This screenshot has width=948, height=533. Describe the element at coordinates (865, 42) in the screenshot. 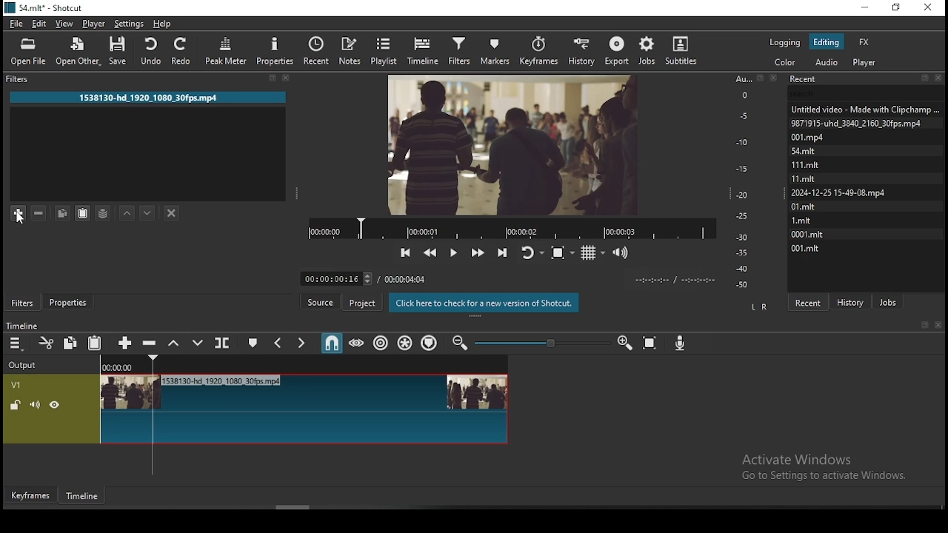

I see `fx` at that location.